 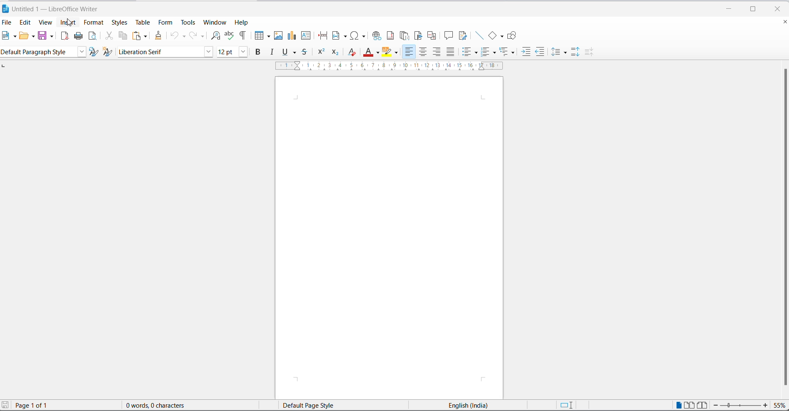 What do you see at coordinates (436, 52) in the screenshot?
I see `text align left` at bounding box center [436, 52].